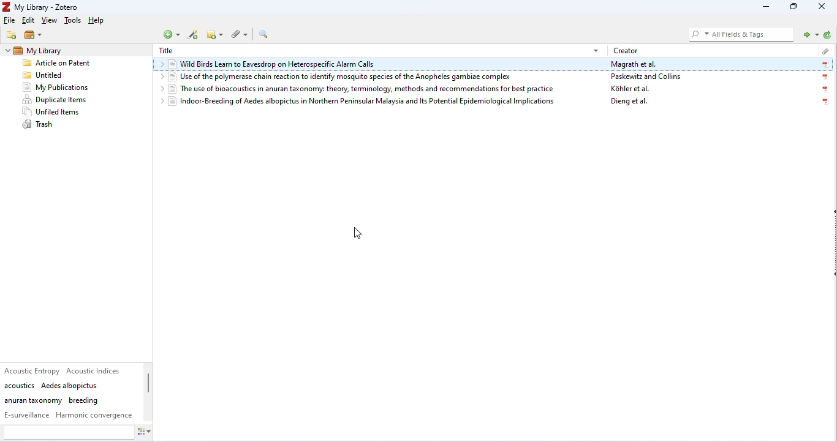 This screenshot has width=837, height=442. I want to click on cursor, so click(360, 231).